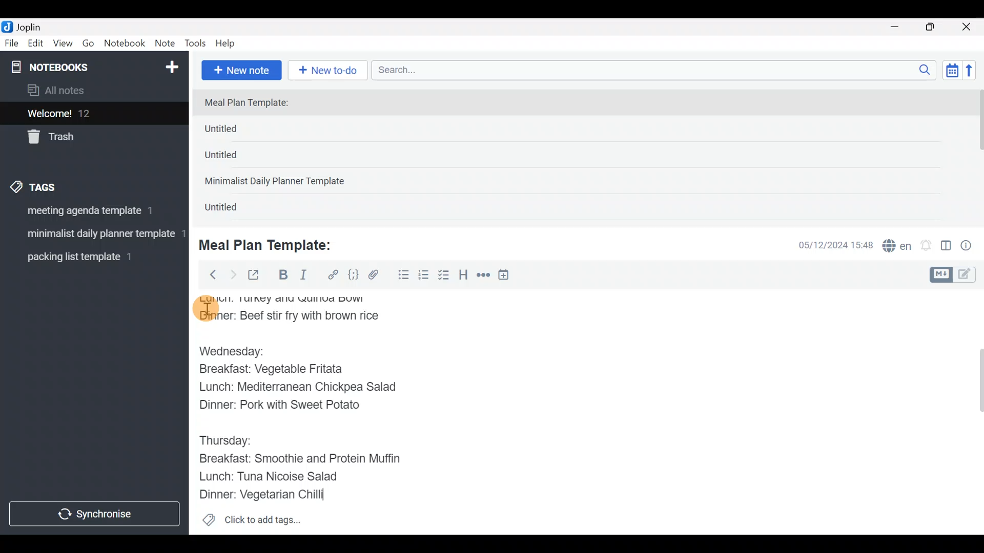 This screenshot has height=553, width=984. Describe the element at coordinates (401, 275) in the screenshot. I see `Bulleted list` at that location.